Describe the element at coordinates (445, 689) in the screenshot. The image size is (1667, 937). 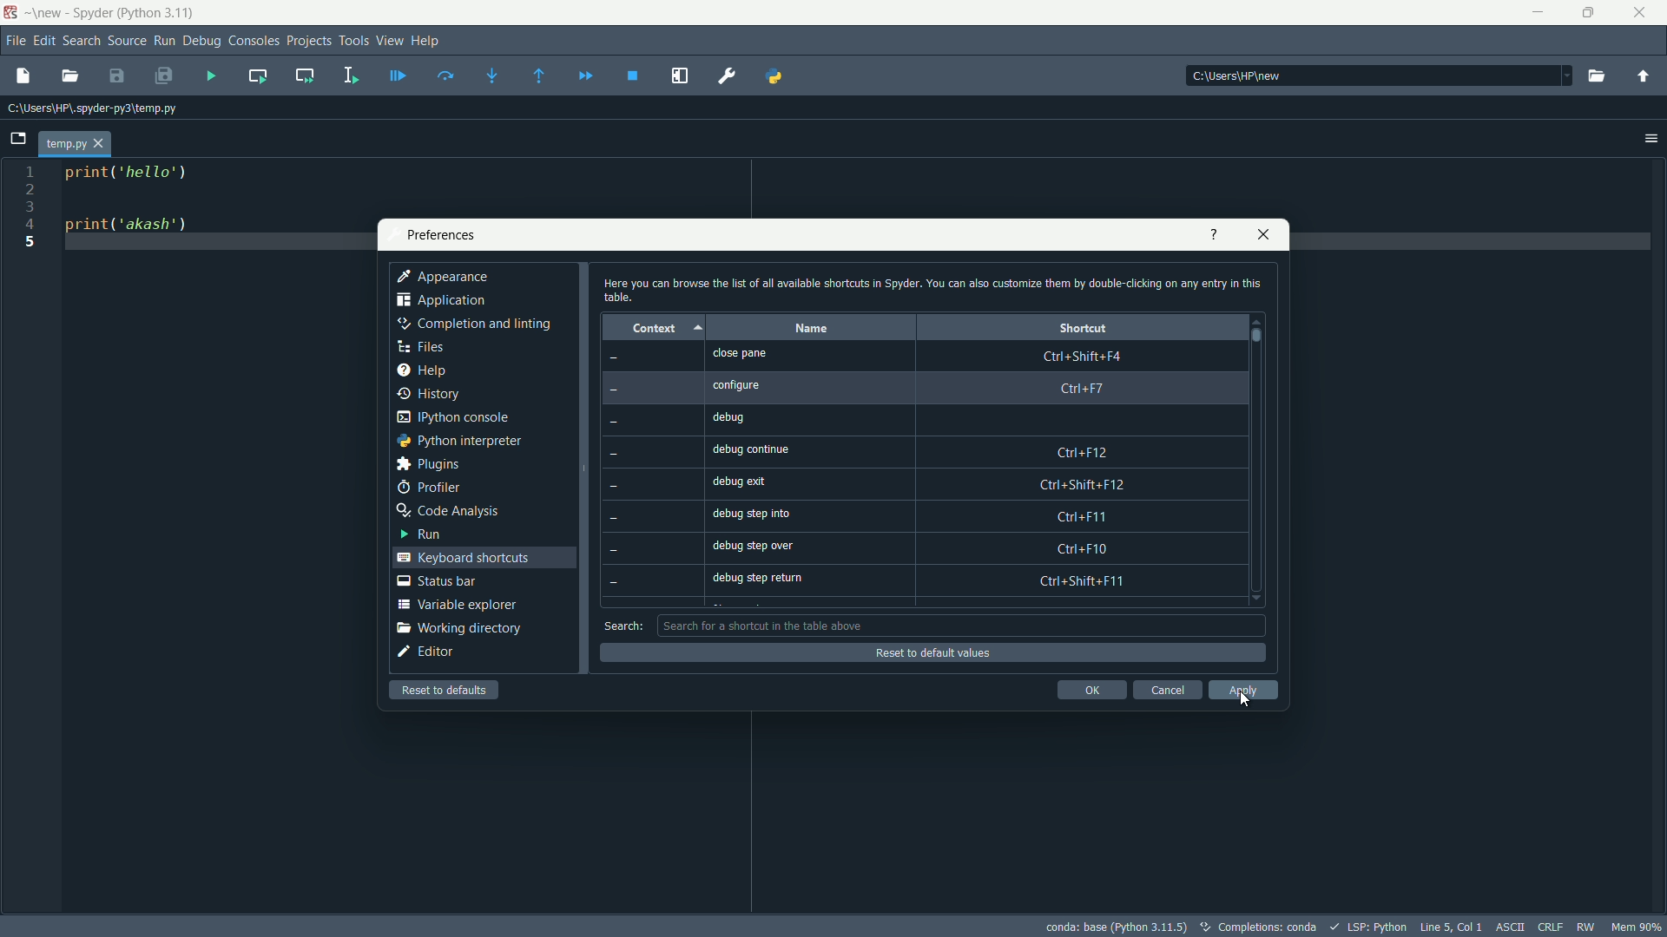
I see `reset to default` at that location.